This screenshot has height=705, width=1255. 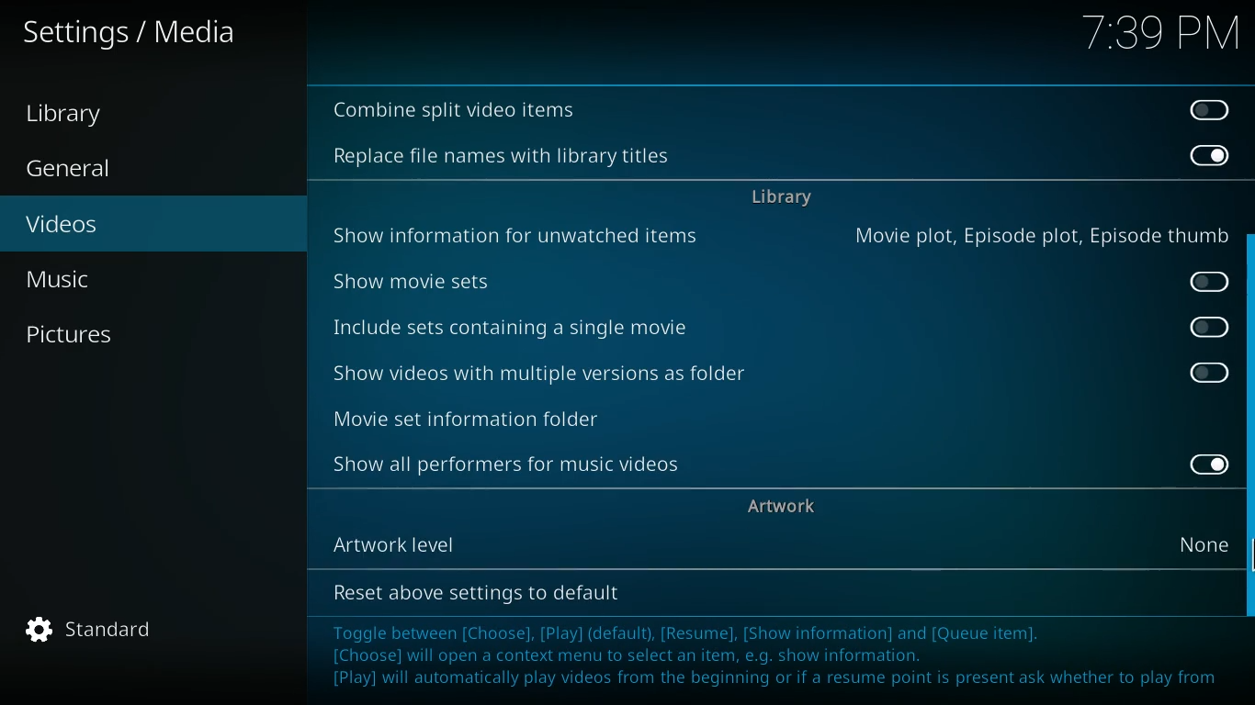 I want to click on combine split video items, so click(x=458, y=111).